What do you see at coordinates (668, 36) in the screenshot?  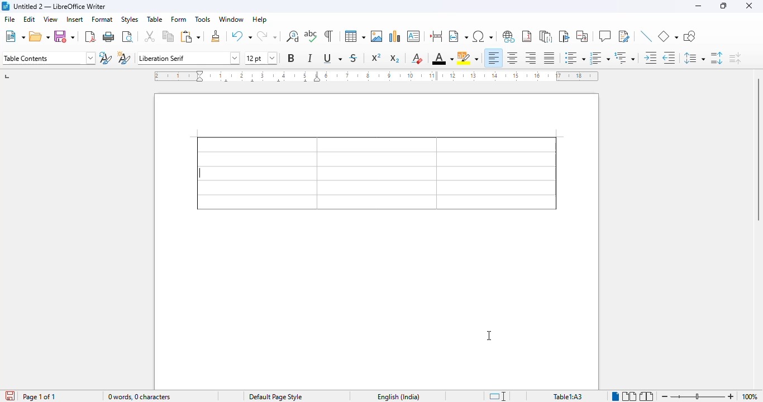 I see `basic shapes` at bounding box center [668, 36].